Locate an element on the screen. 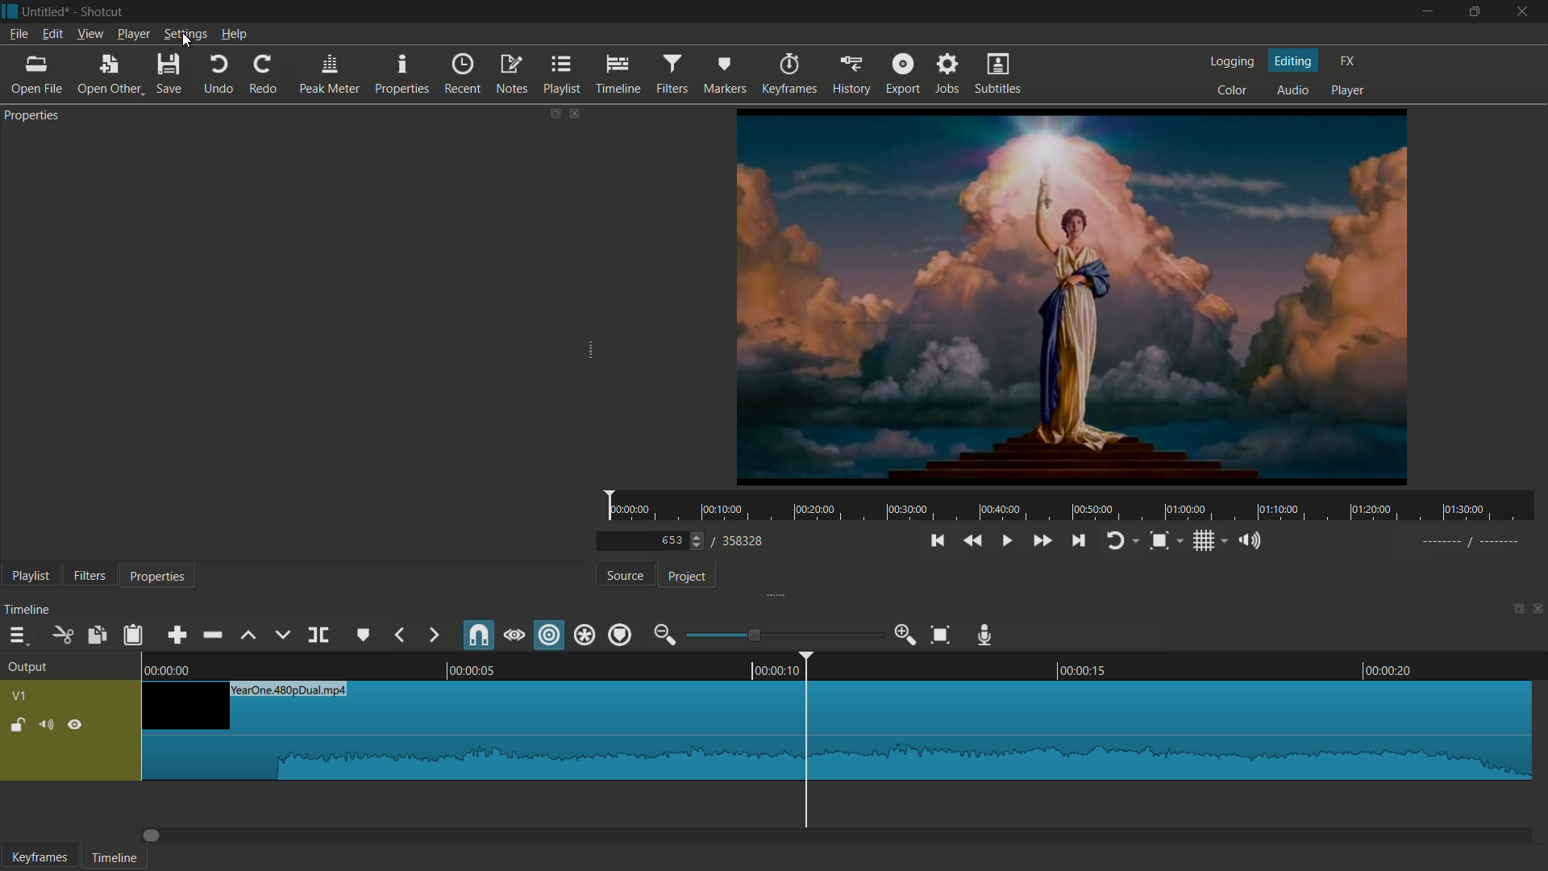 Image resolution: width=1548 pixels, height=871 pixels. toggle grid is located at coordinates (1206, 540).